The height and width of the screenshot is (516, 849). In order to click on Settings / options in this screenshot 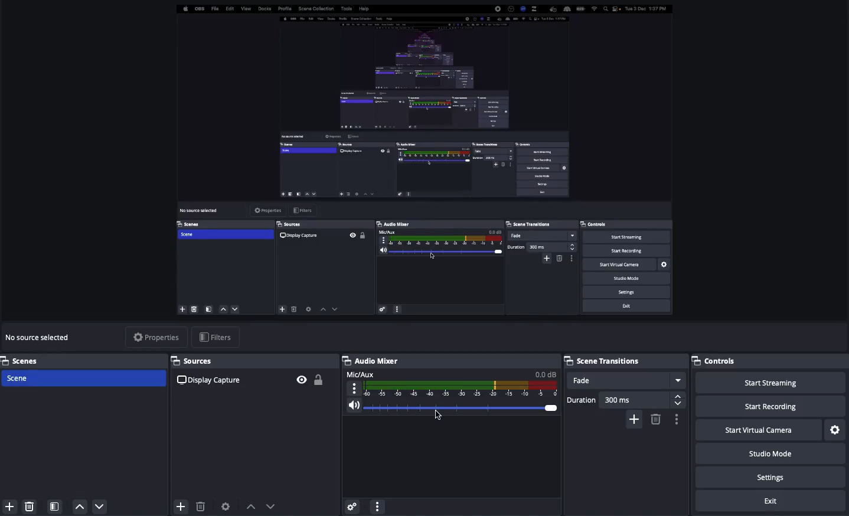, I will do `click(677, 420)`.